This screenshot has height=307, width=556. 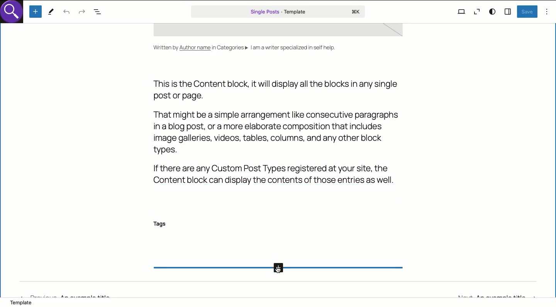 I want to click on Tools, so click(x=51, y=12).